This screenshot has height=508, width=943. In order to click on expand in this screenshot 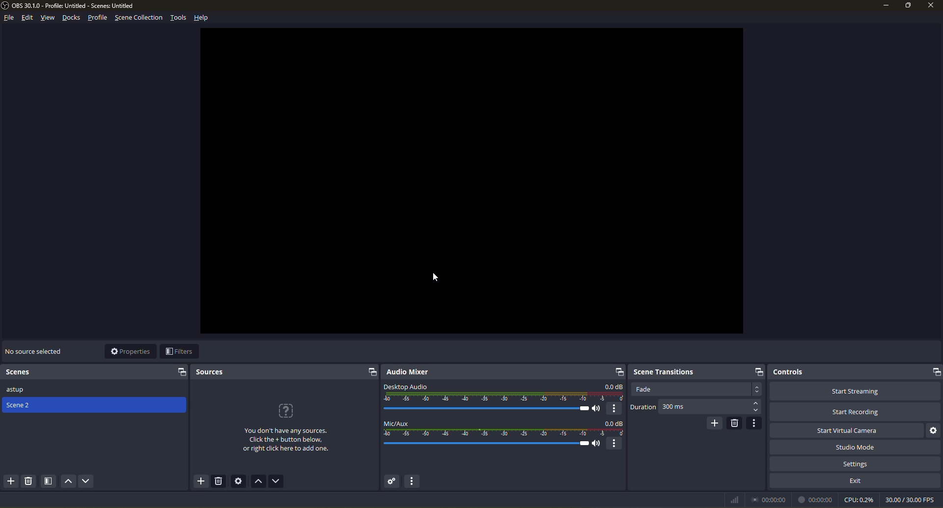, I will do `click(758, 371)`.